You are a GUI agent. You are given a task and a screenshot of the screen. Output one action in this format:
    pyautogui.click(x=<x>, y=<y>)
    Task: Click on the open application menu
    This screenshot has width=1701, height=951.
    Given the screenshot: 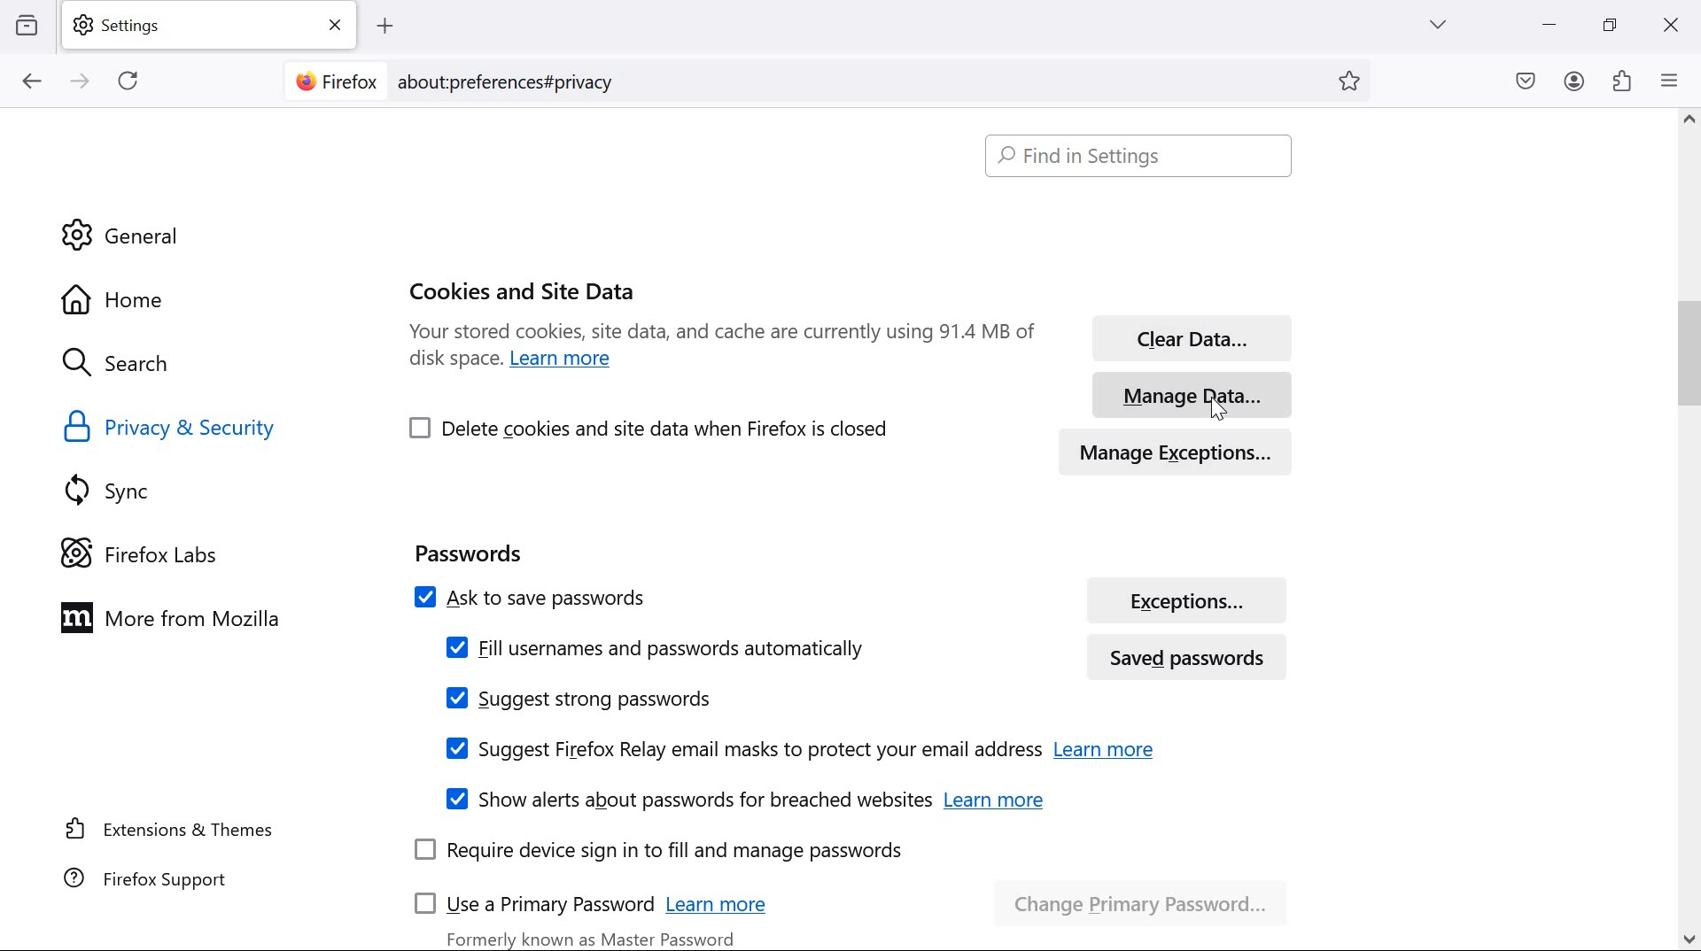 What is the action you would take?
    pyautogui.click(x=1674, y=80)
    